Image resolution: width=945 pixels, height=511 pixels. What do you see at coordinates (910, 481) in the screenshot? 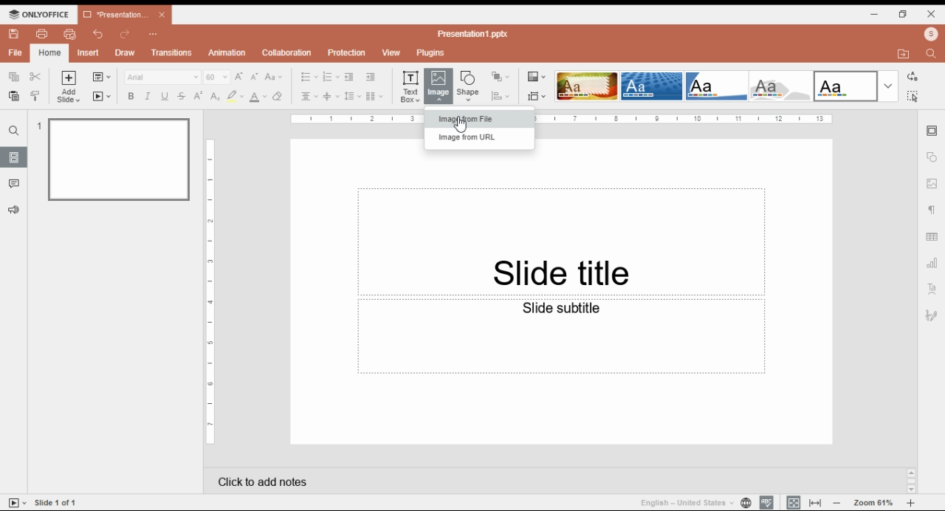
I see `Scrollbar` at bounding box center [910, 481].